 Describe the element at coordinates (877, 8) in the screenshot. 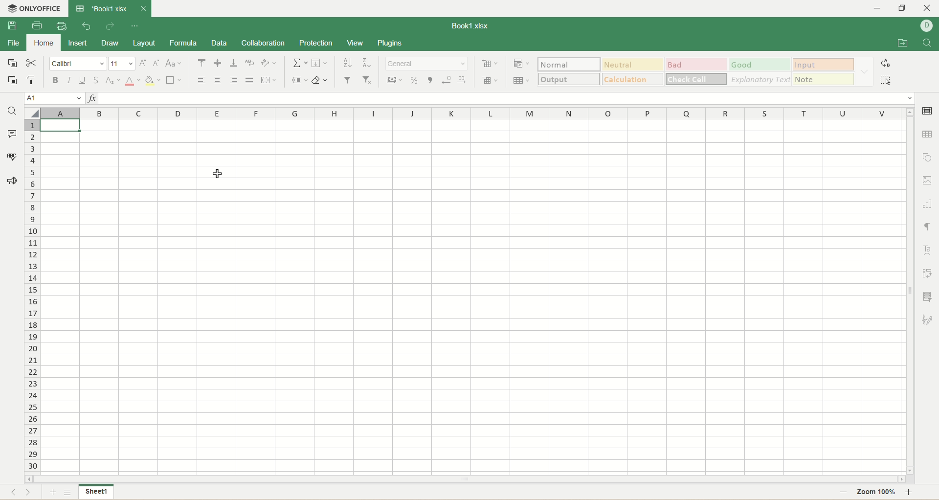

I see `minmize` at that location.